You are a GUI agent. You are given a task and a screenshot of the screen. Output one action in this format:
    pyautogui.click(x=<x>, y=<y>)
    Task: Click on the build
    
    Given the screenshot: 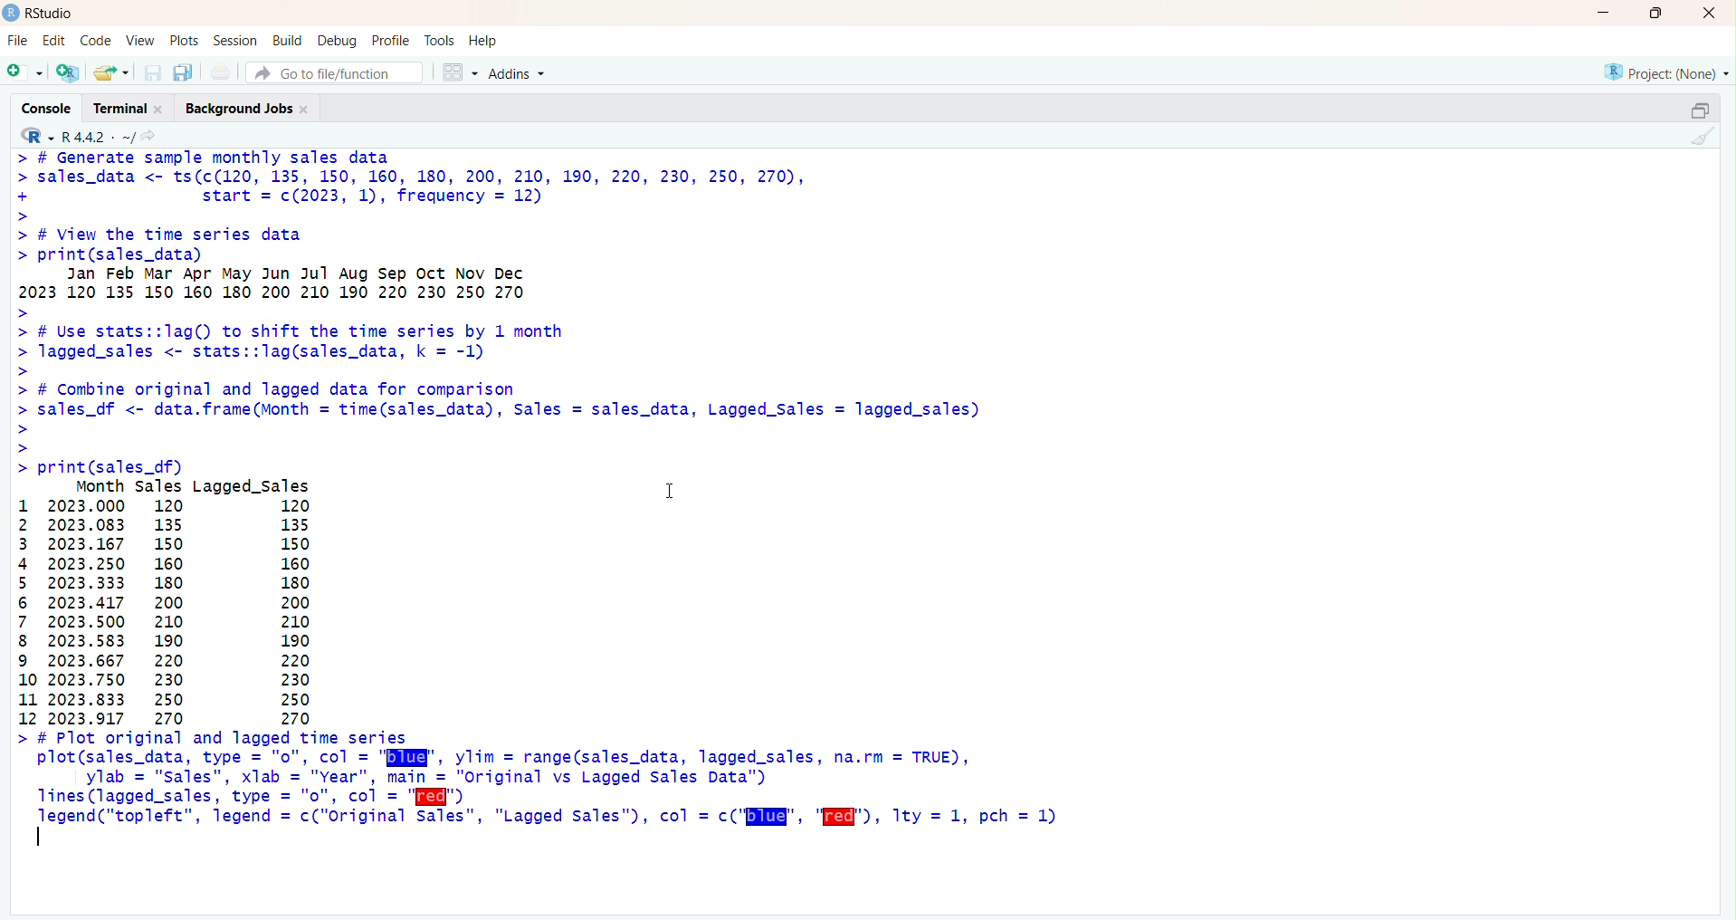 What is the action you would take?
    pyautogui.click(x=288, y=40)
    